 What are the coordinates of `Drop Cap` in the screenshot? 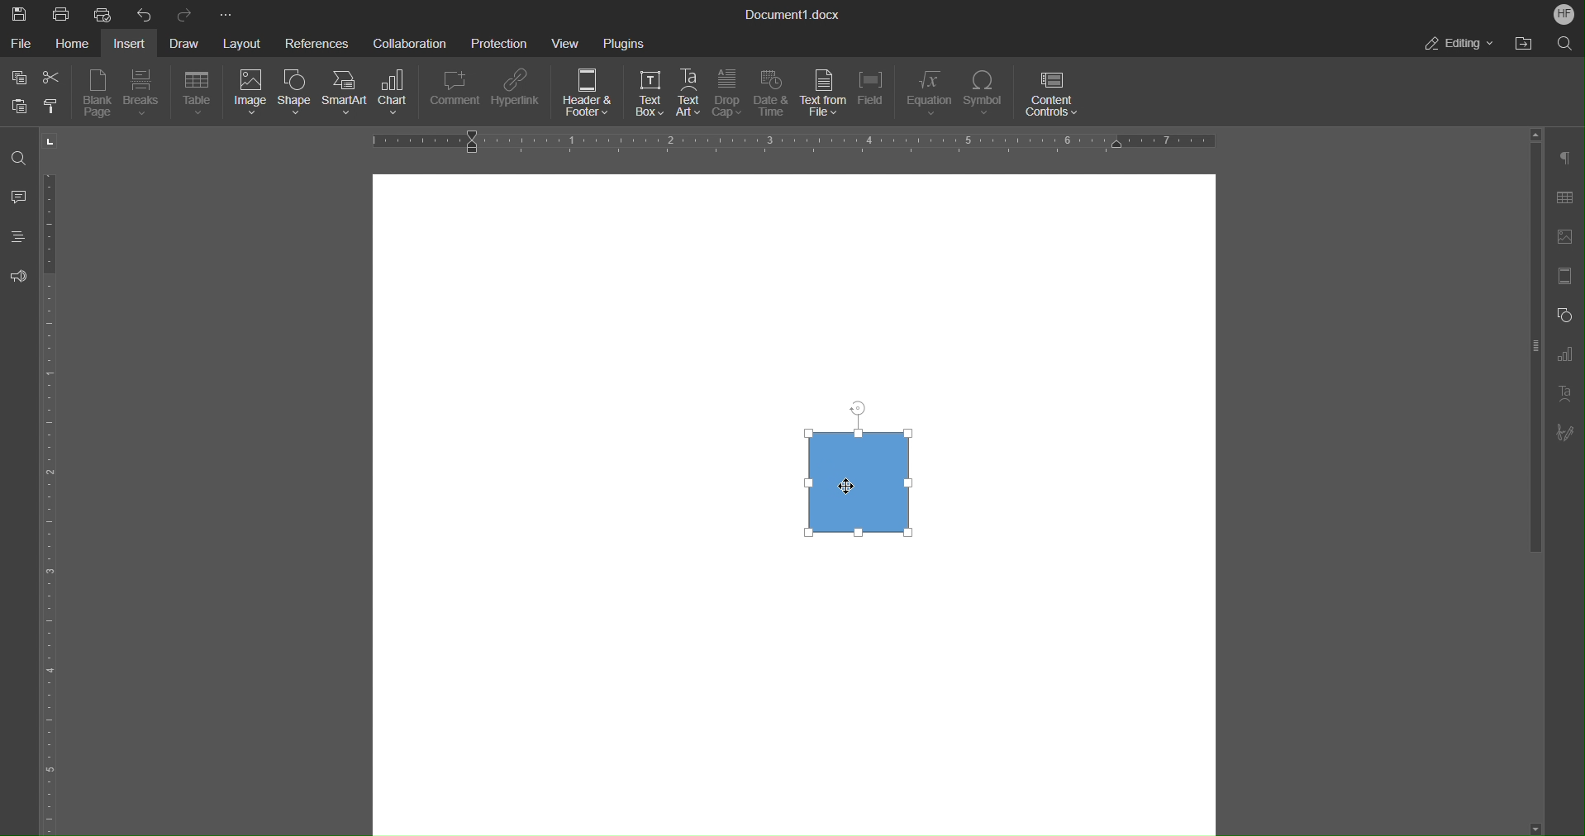 It's located at (729, 95).